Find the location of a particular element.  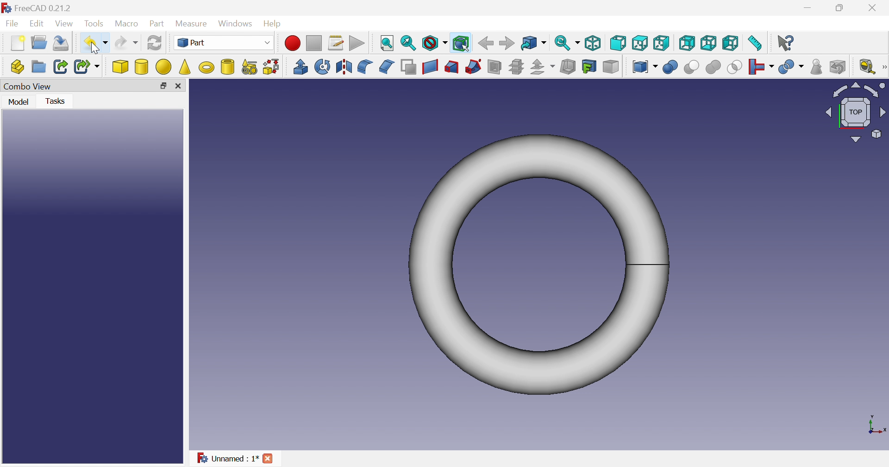

Check geometry is located at coordinates (817, 67).